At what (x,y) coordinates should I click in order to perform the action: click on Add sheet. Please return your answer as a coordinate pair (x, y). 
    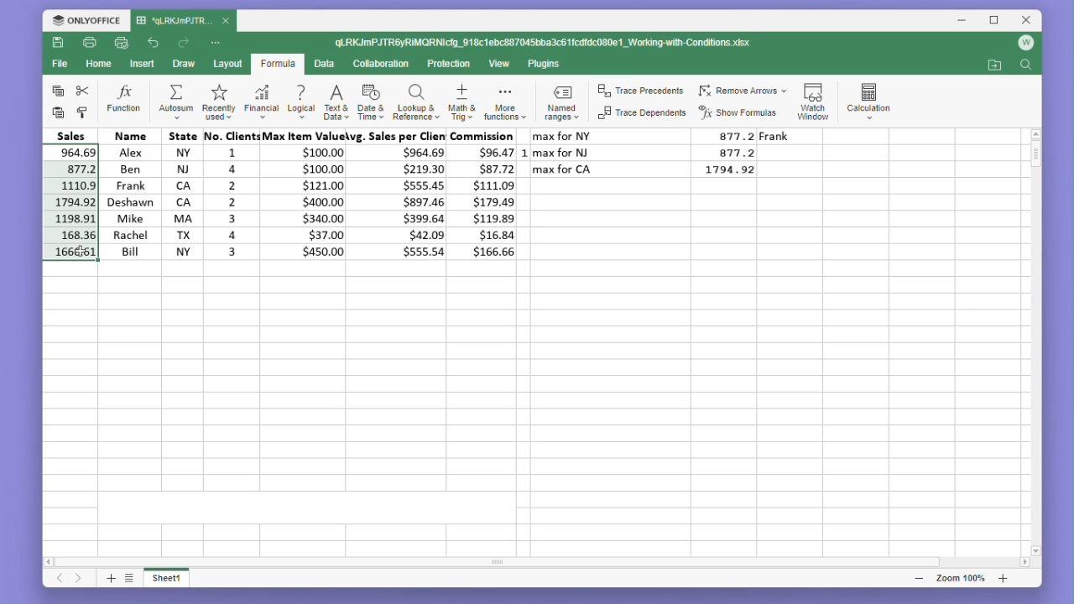
    Looking at the image, I should click on (109, 580).